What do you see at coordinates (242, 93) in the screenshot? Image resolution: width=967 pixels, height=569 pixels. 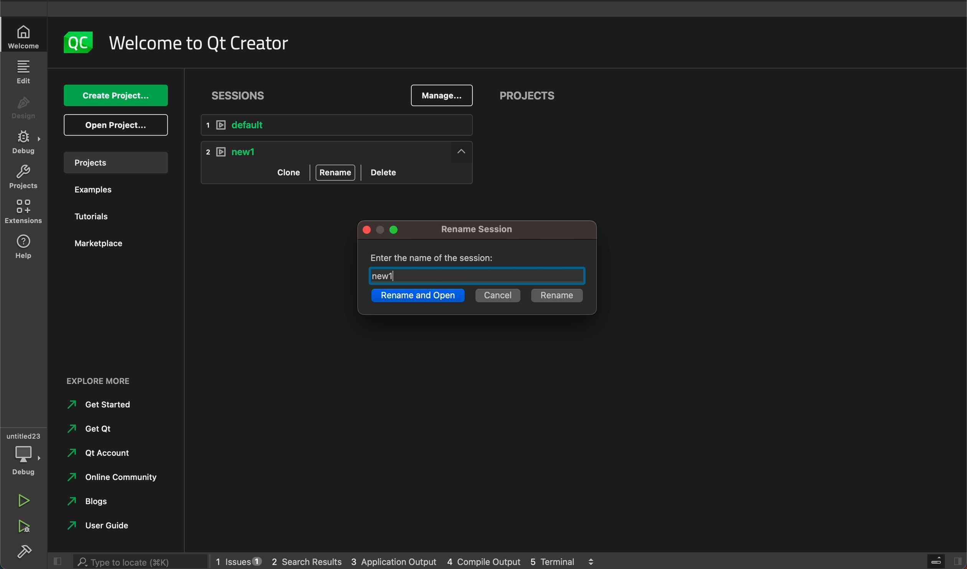 I see `sessions` at bounding box center [242, 93].